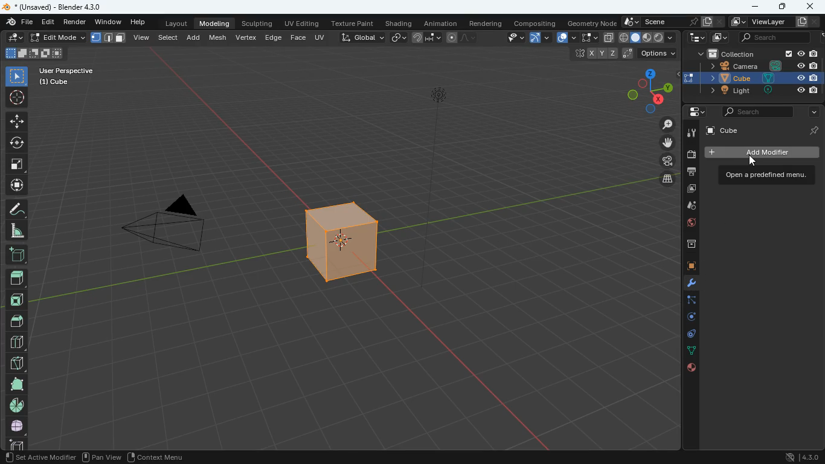 This screenshot has width=825, height=464. Describe the element at coordinates (780, 38) in the screenshot. I see `search` at that location.